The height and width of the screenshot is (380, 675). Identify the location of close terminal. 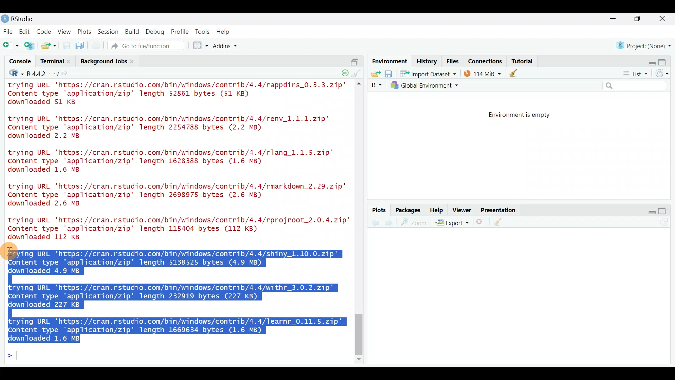
(70, 62).